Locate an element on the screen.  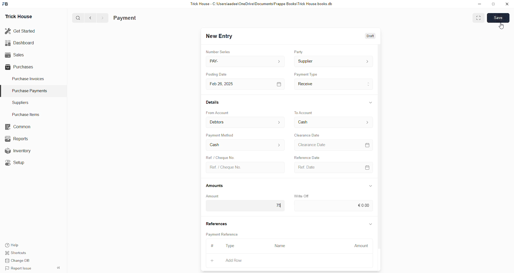
Change DB is located at coordinates (17, 260).